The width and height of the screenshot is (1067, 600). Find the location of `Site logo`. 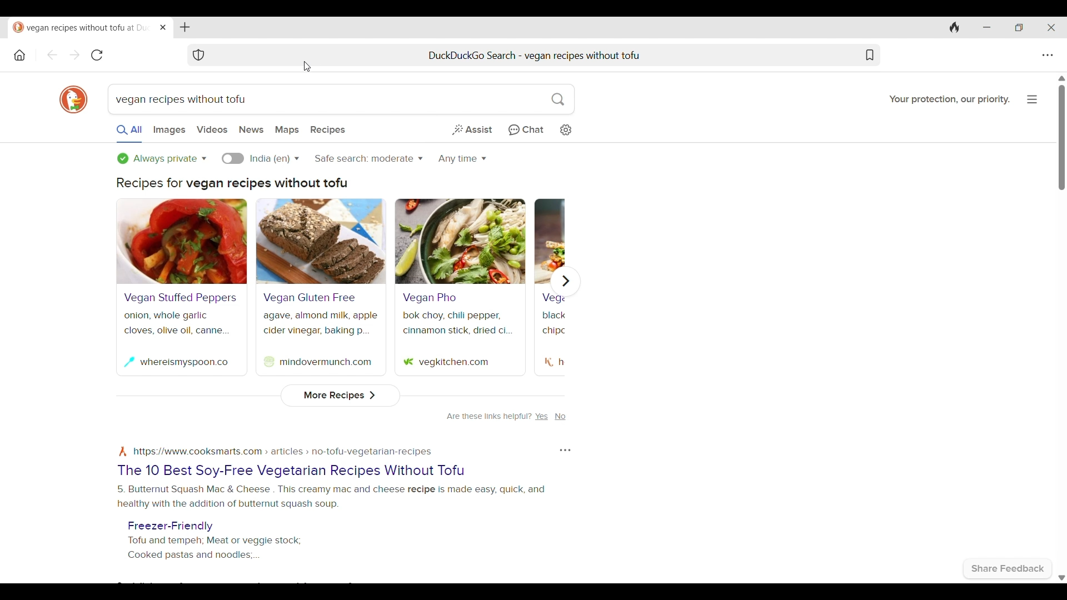

Site logo is located at coordinates (549, 362).